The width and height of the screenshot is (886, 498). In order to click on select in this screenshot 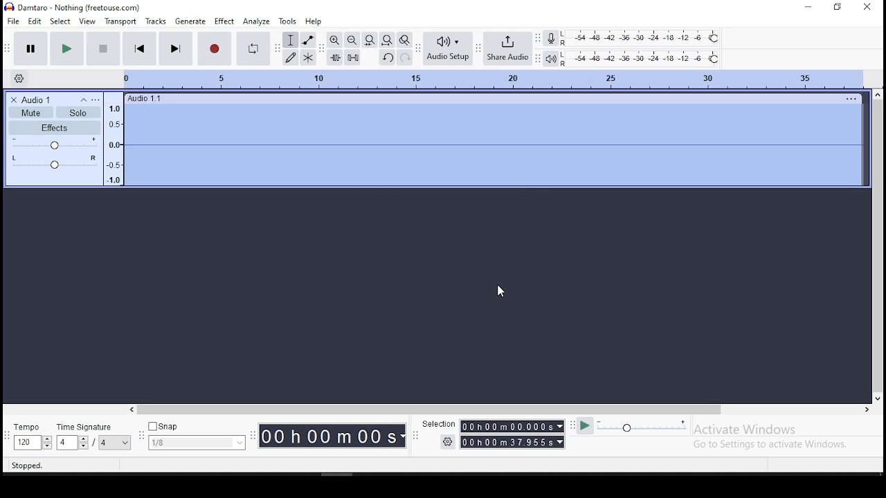, I will do `click(62, 21)`.